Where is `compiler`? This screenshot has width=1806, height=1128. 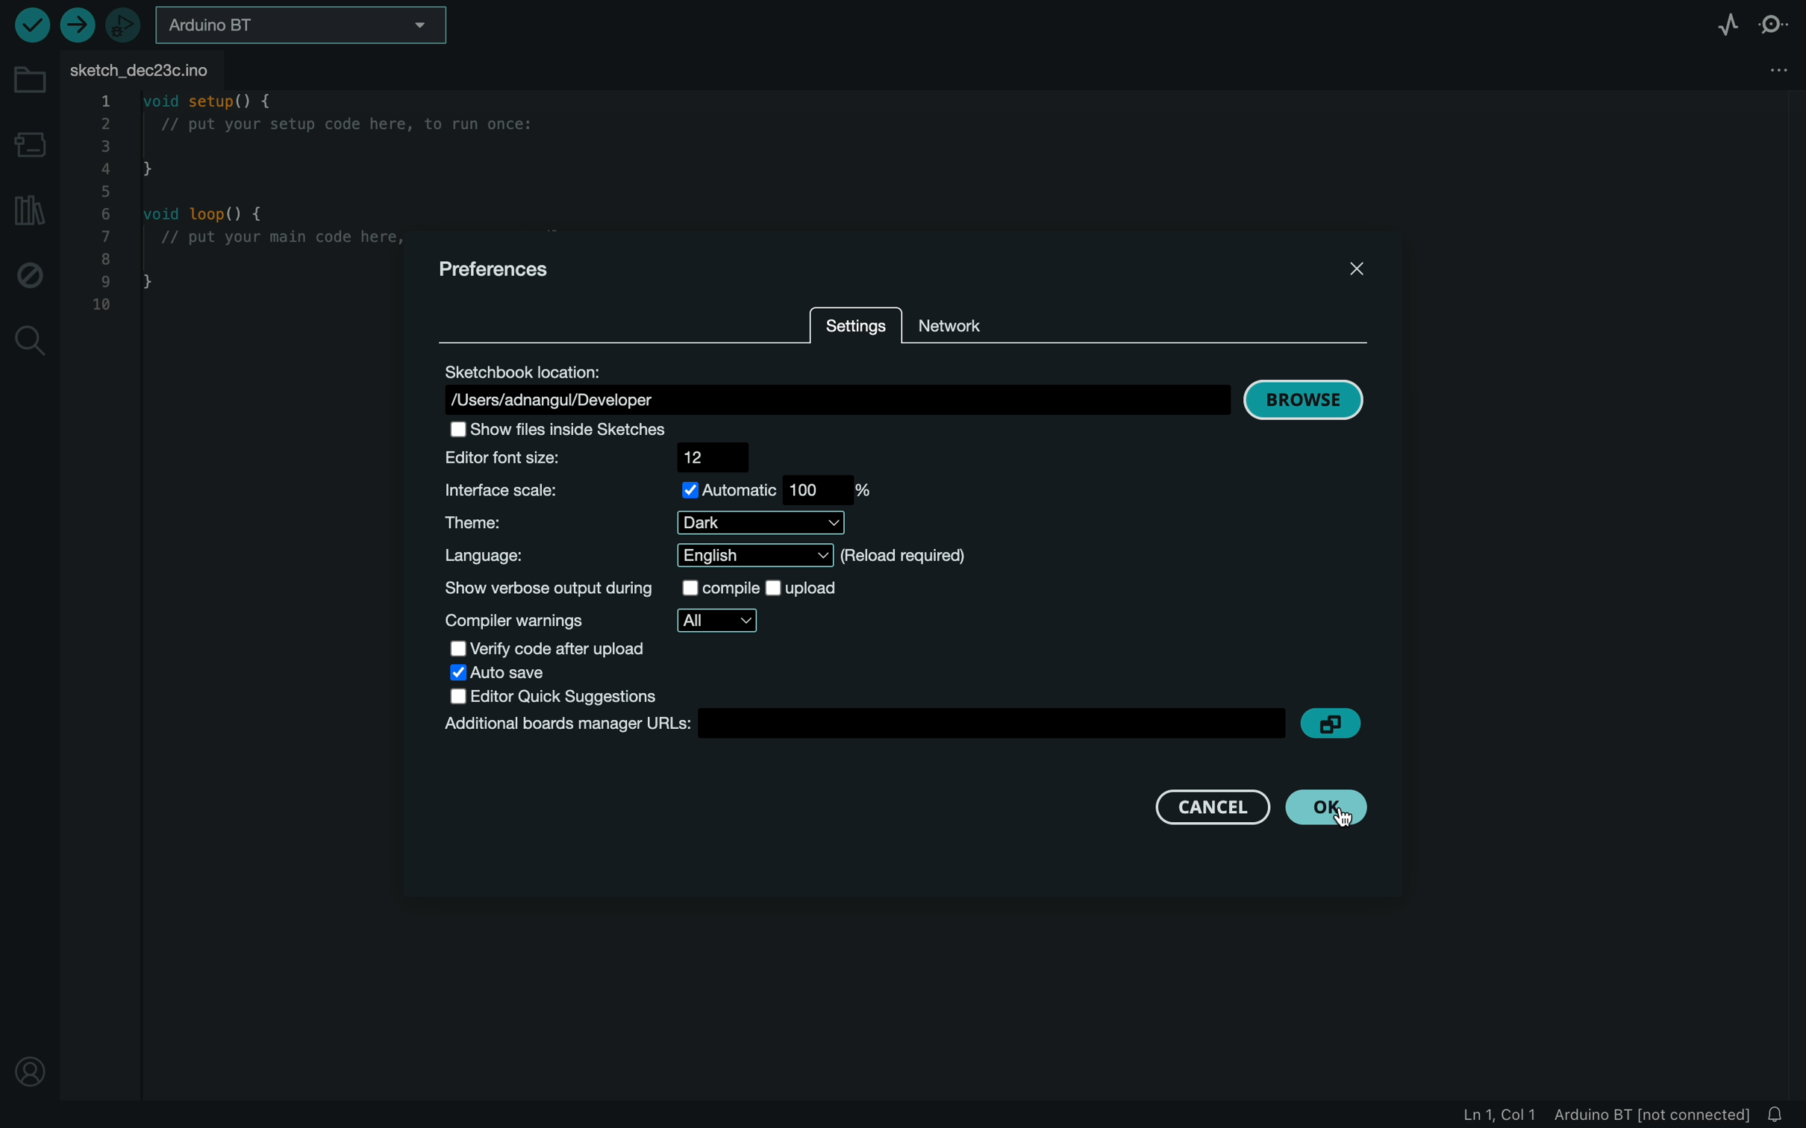 compiler is located at coordinates (656, 616).